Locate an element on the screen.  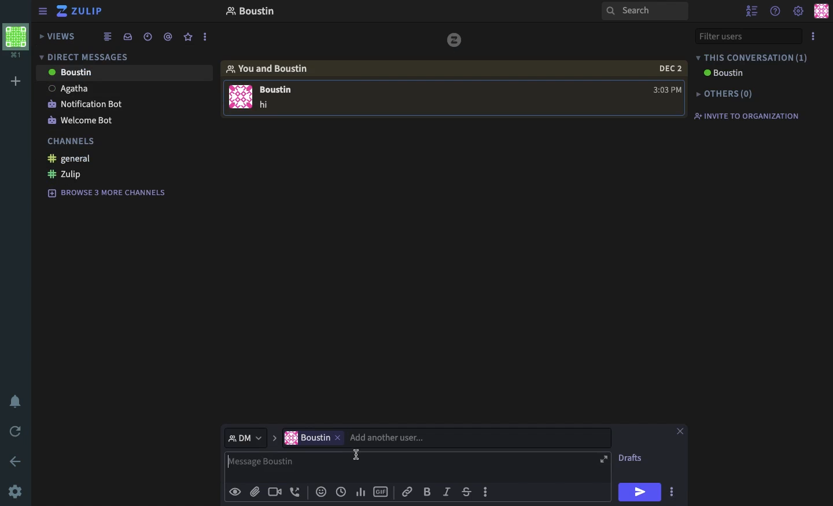
channels is located at coordinates (71, 143).